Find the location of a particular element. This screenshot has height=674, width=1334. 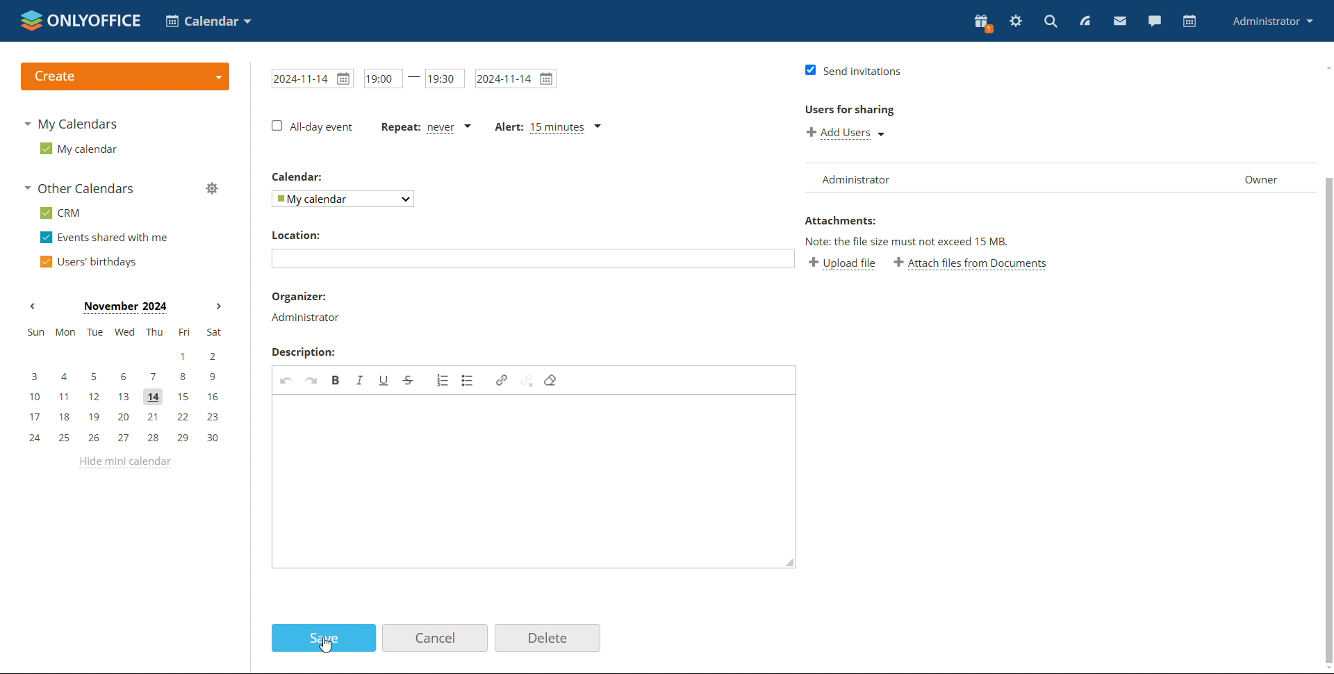

my calendar is located at coordinates (79, 149).